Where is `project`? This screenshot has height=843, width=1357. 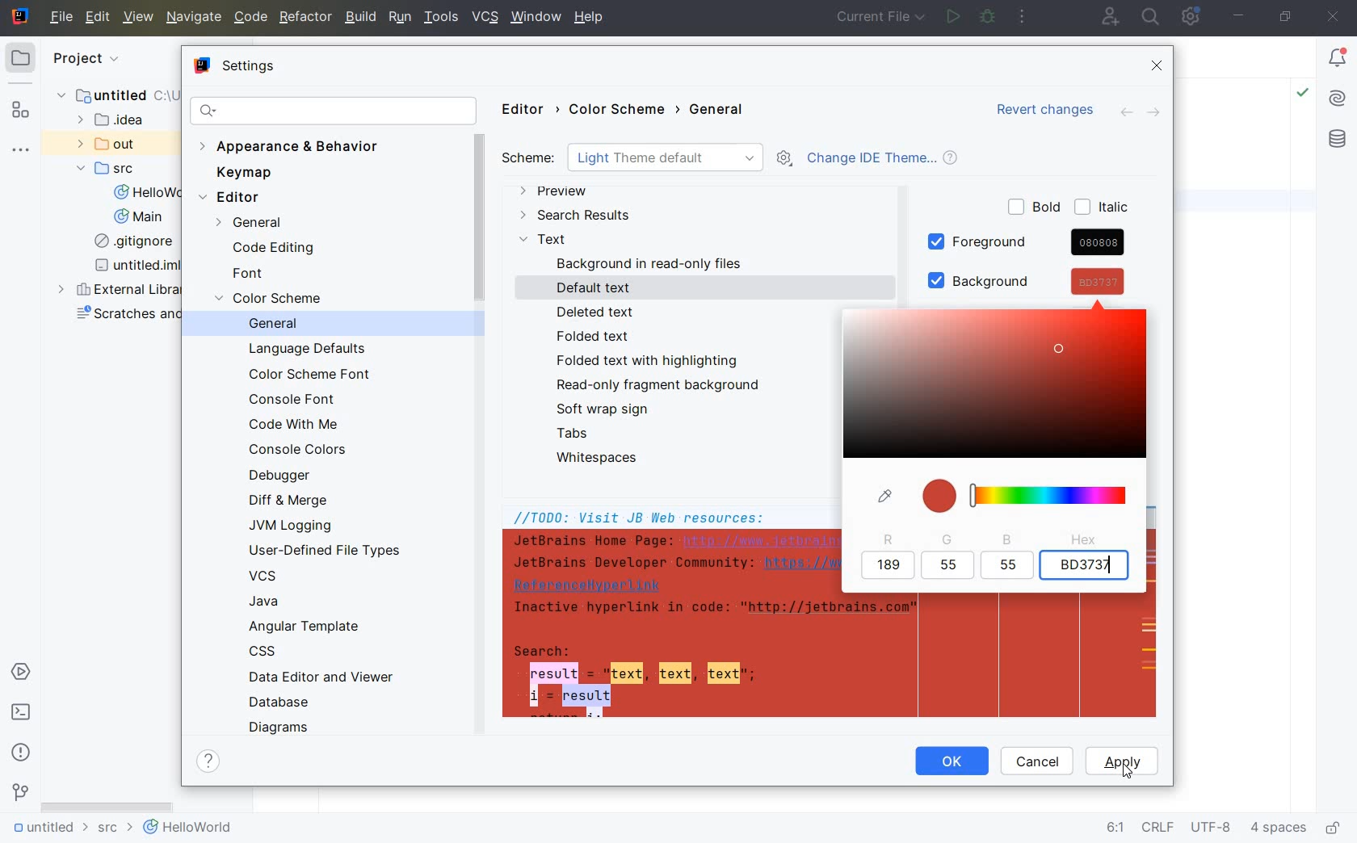 project is located at coordinates (57, 57).